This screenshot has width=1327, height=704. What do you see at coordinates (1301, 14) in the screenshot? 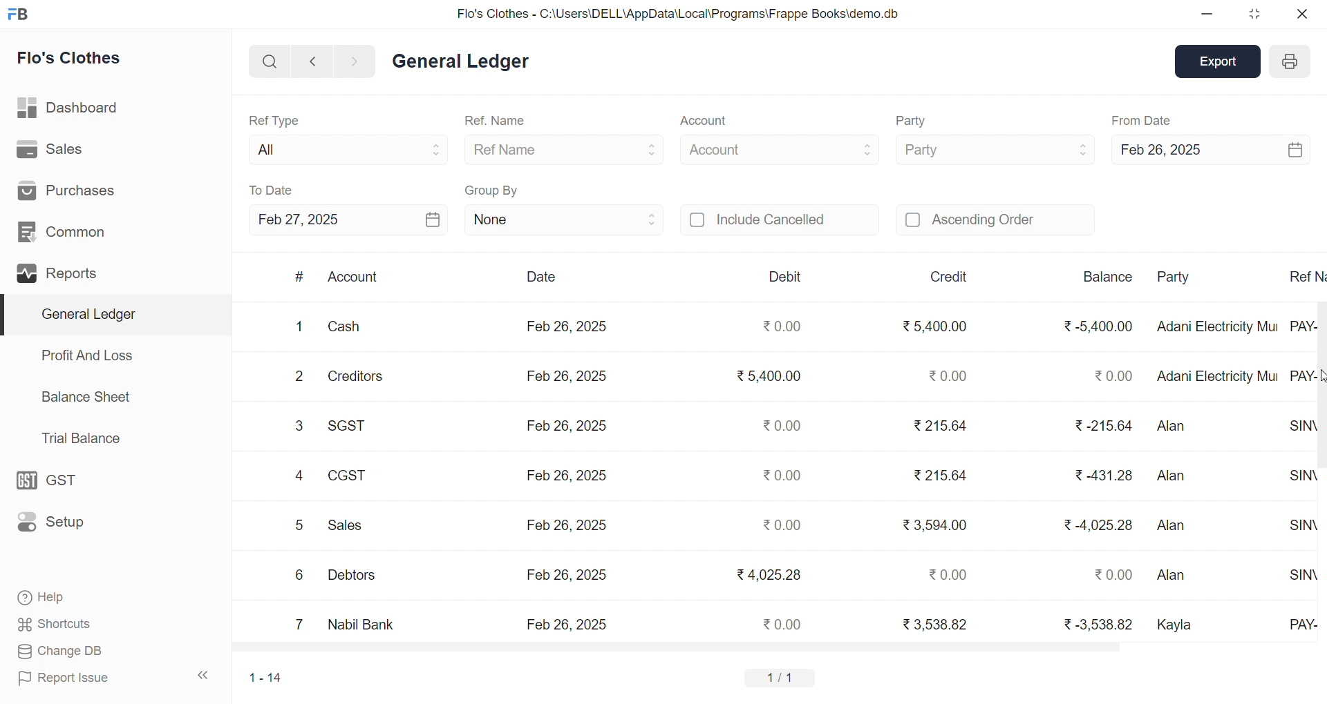
I see `CLOSE` at bounding box center [1301, 14].